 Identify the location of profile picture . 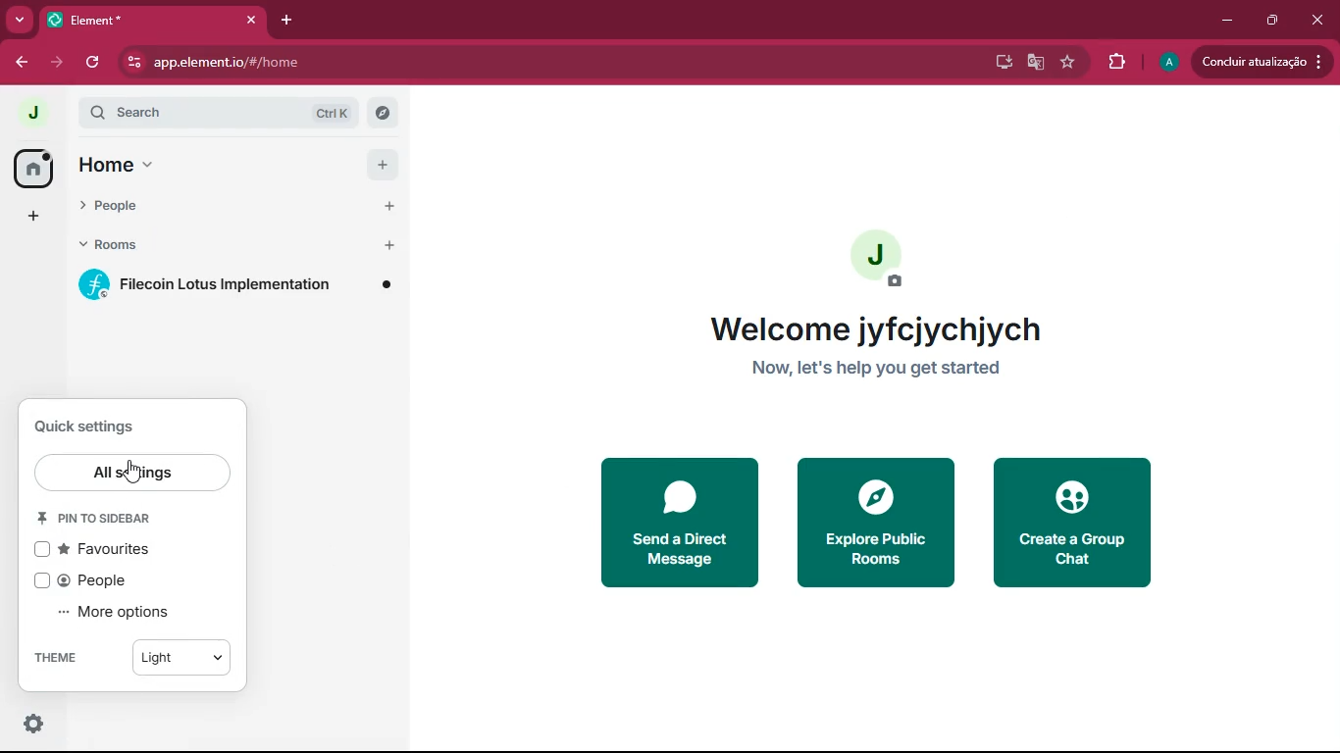
(879, 263).